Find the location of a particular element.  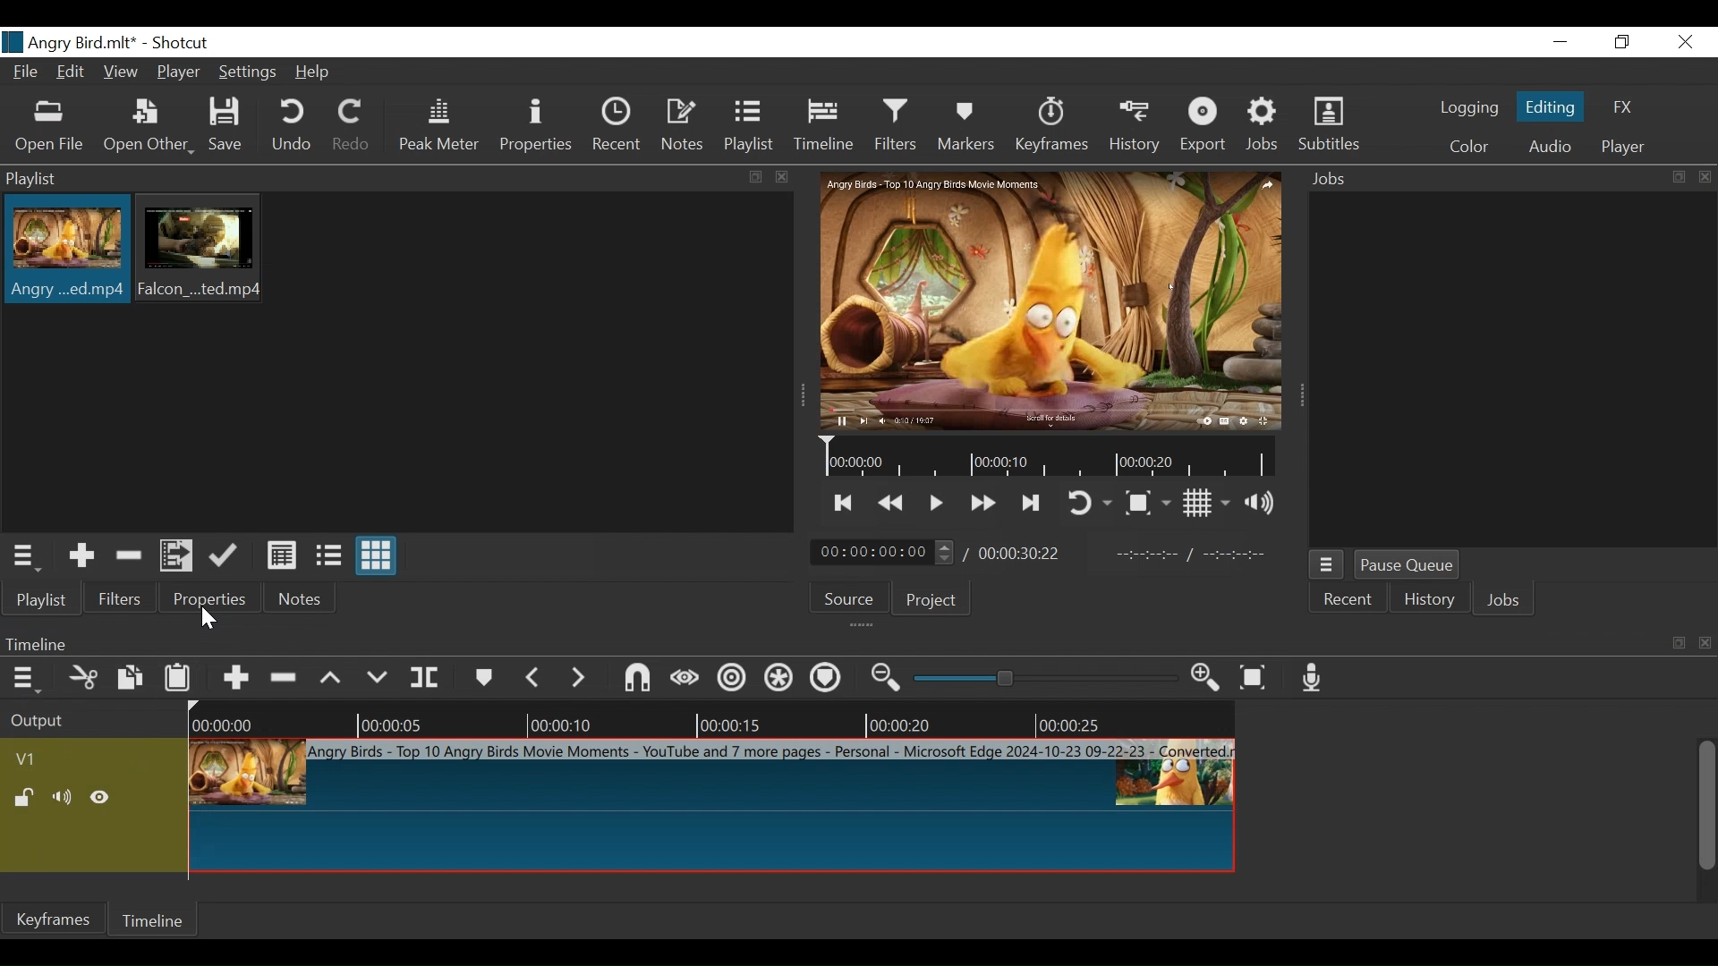

Notes is located at coordinates (683, 128).